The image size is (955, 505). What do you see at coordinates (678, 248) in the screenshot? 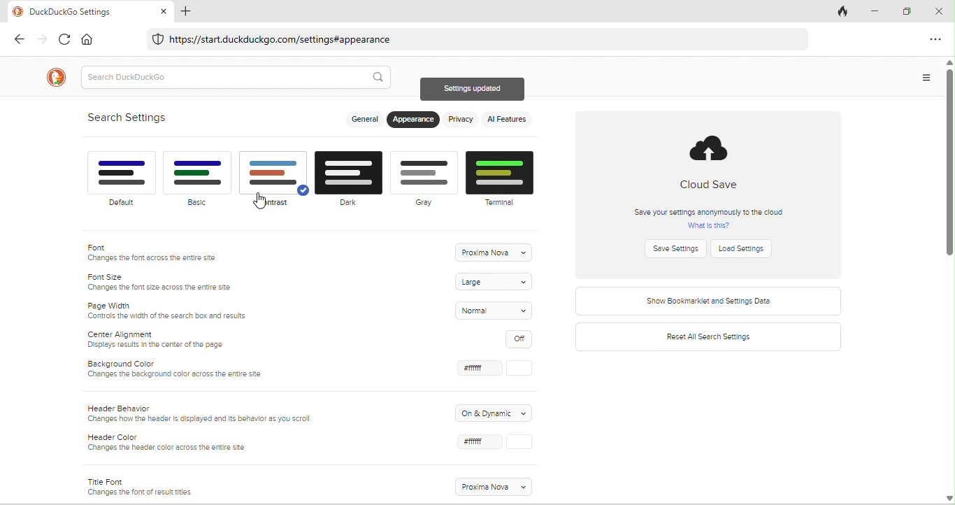
I see `save settings` at bounding box center [678, 248].